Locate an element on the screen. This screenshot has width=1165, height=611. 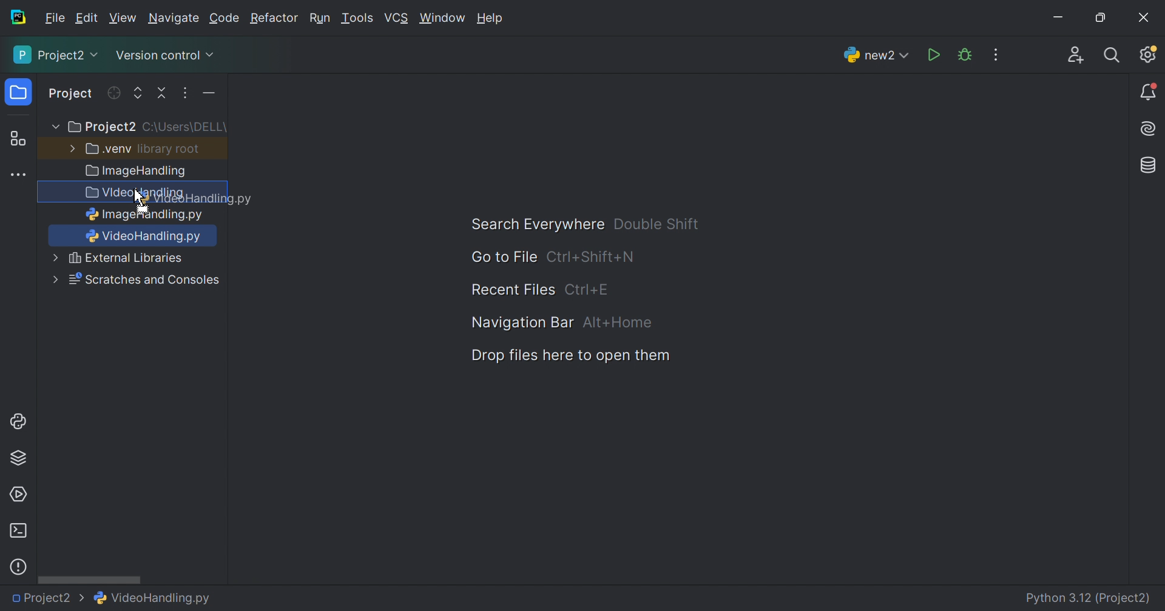
Dop files here to open them is located at coordinates (566, 356).